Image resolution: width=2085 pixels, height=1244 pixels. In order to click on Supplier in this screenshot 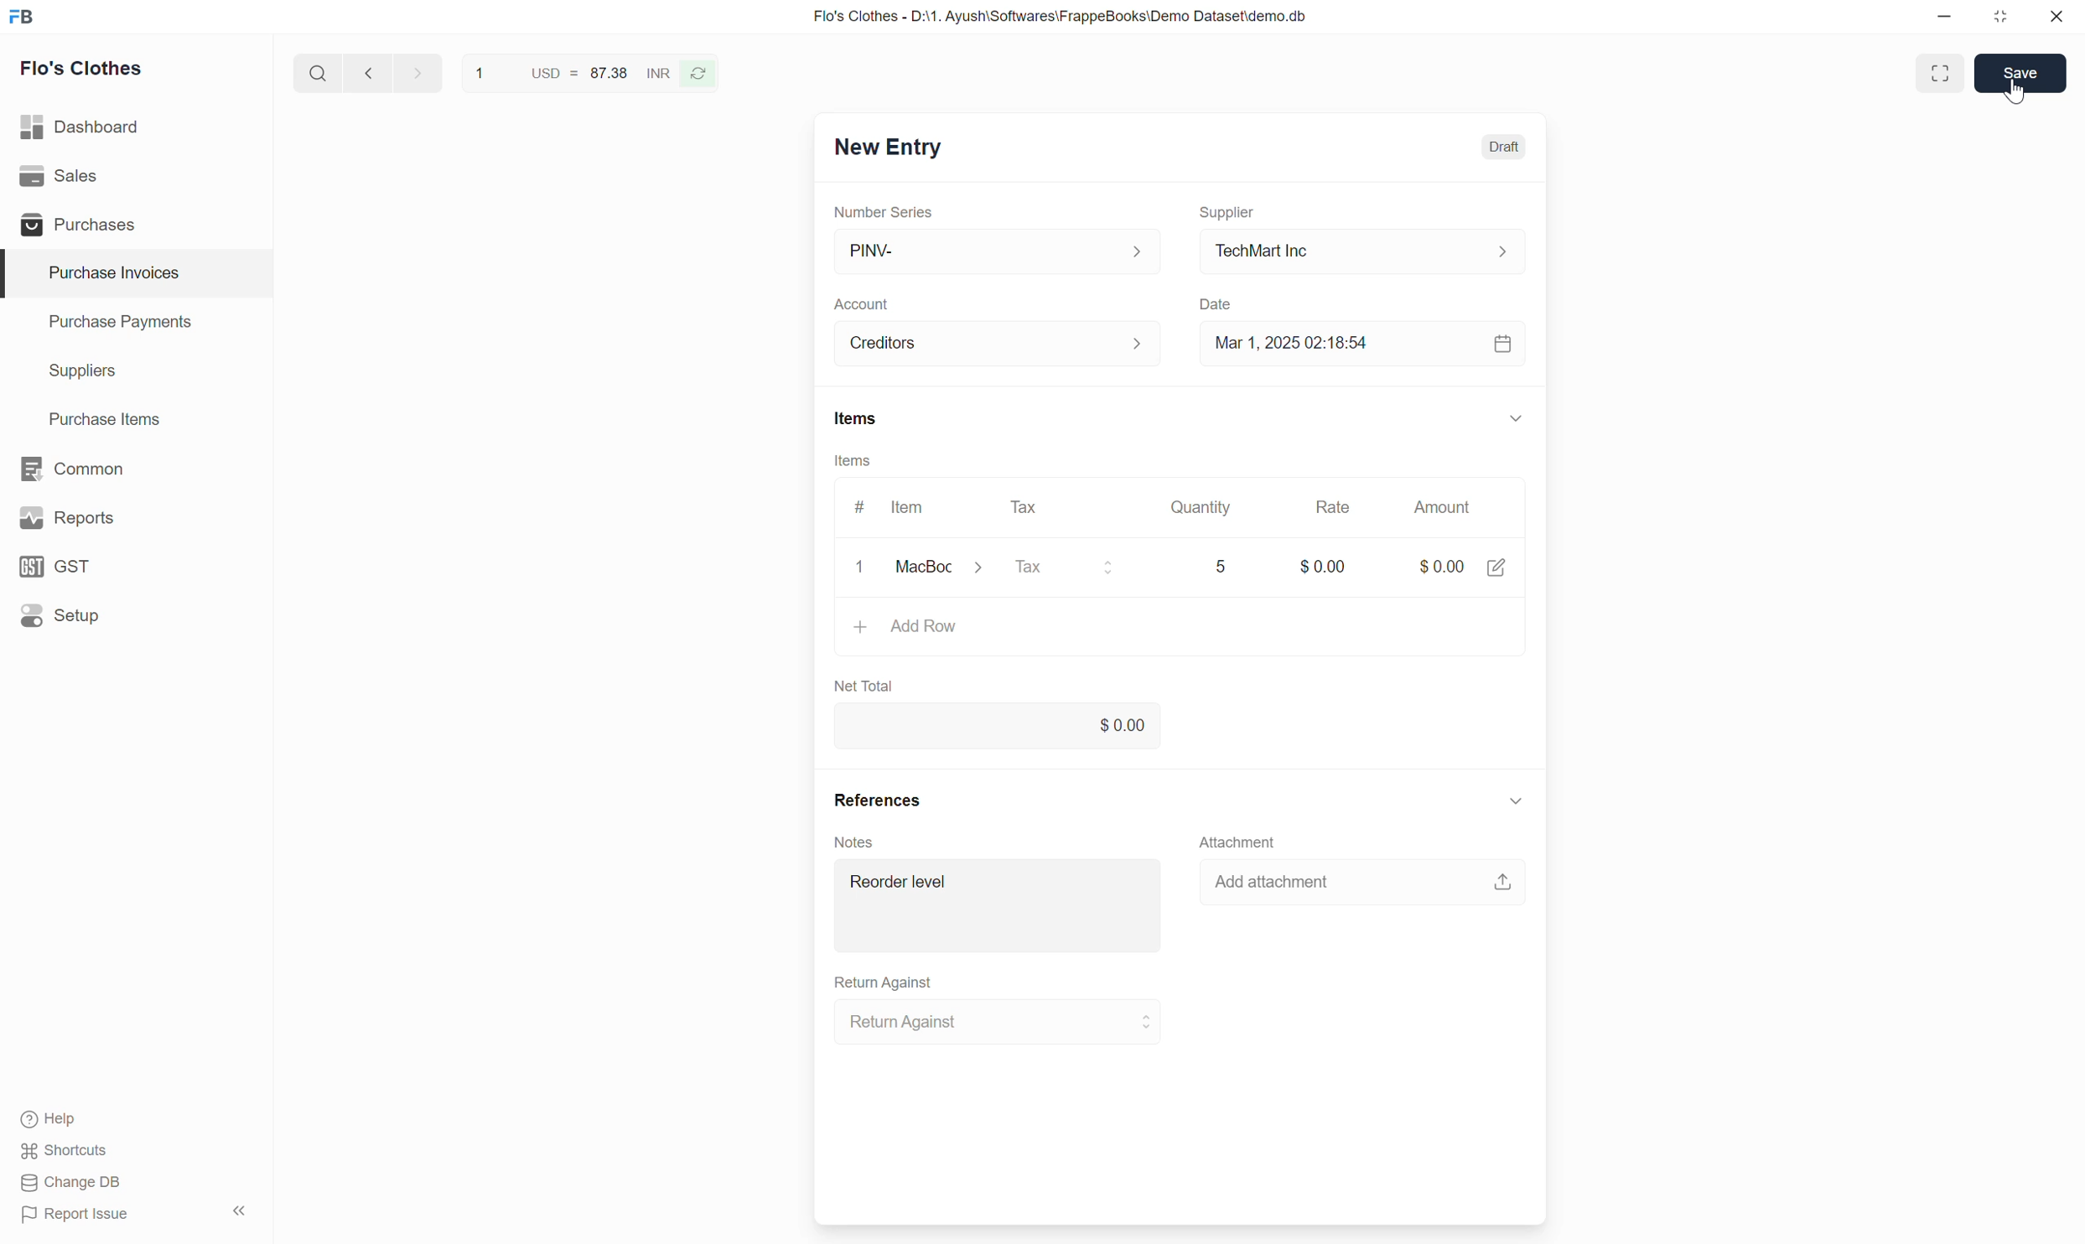, I will do `click(1227, 213)`.